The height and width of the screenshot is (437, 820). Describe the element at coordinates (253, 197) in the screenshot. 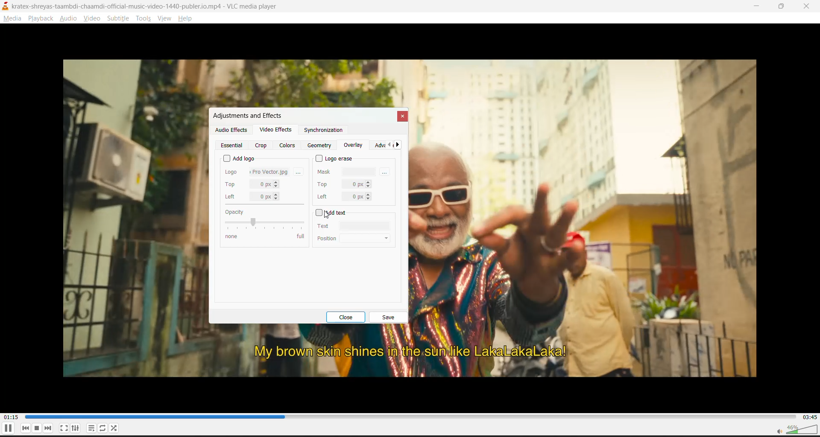

I see `left` at that location.